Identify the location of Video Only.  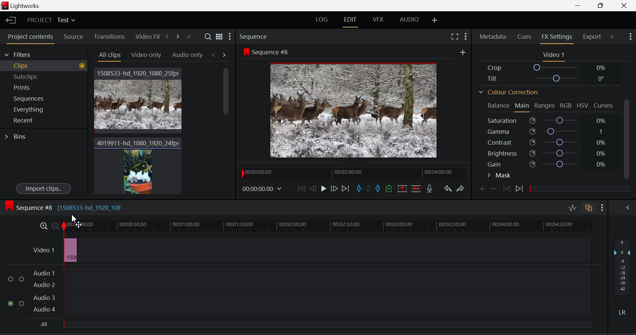
(145, 54).